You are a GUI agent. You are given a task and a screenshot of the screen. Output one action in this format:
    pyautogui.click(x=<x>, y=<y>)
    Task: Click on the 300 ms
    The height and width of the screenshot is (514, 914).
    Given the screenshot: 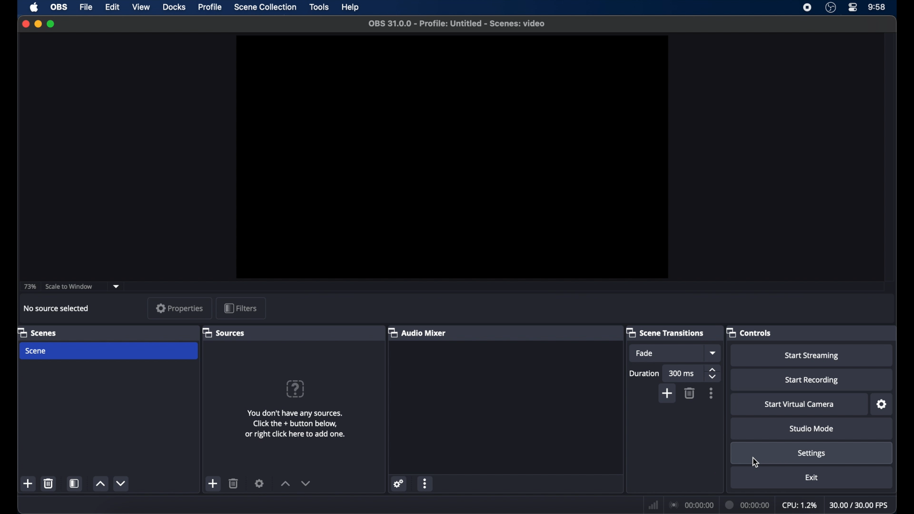 What is the action you would take?
    pyautogui.click(x=682, y=374)
    